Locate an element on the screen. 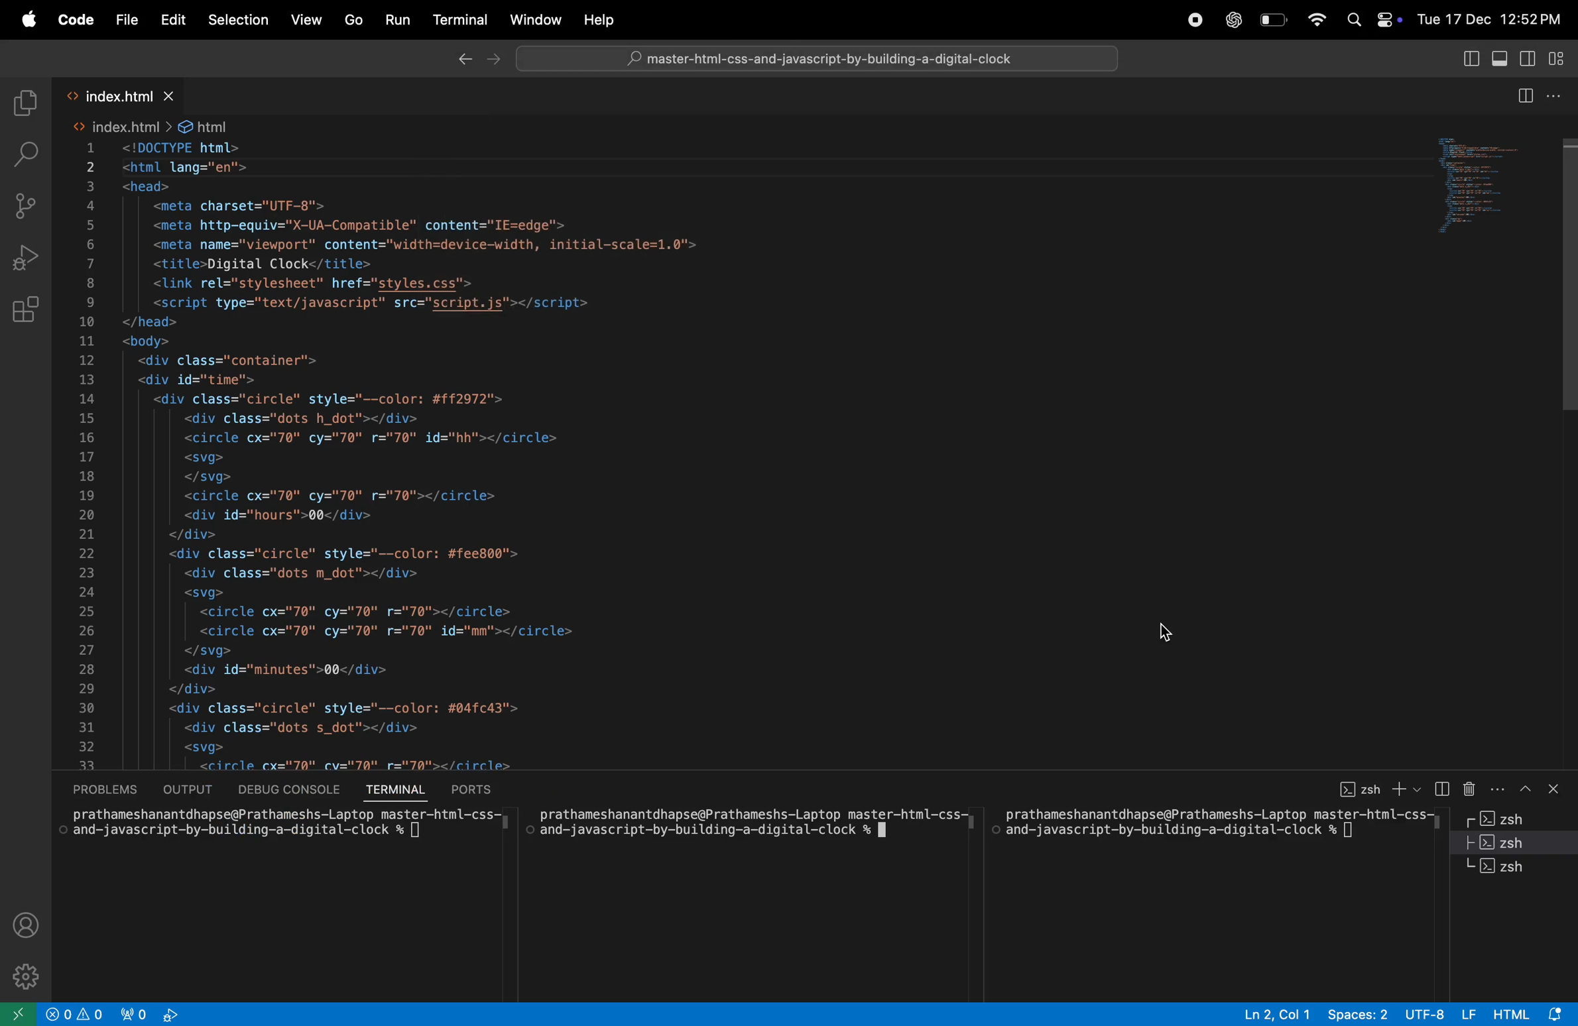 Image resolution: width=1578 pixels, height=1026 pixels. search is located at coordinates (27, 154).